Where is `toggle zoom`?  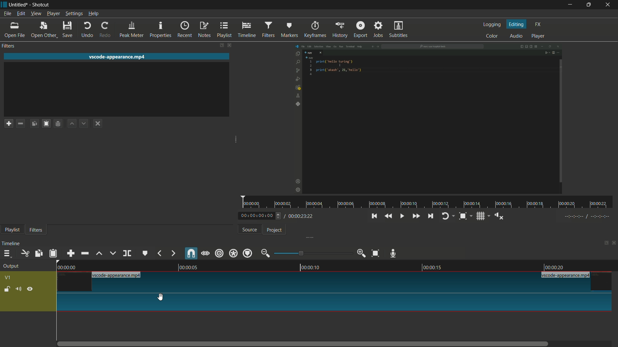 toggle zoom is located at coordinates (463, 216).